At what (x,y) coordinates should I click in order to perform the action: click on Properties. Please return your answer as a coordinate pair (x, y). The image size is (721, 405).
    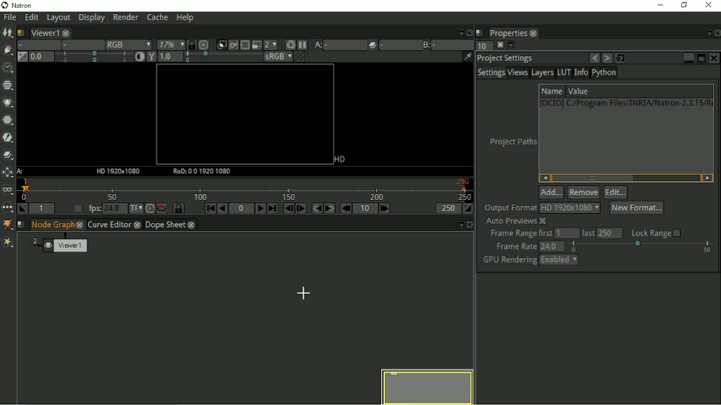
    Looking at the image, I should click on (512, 32).